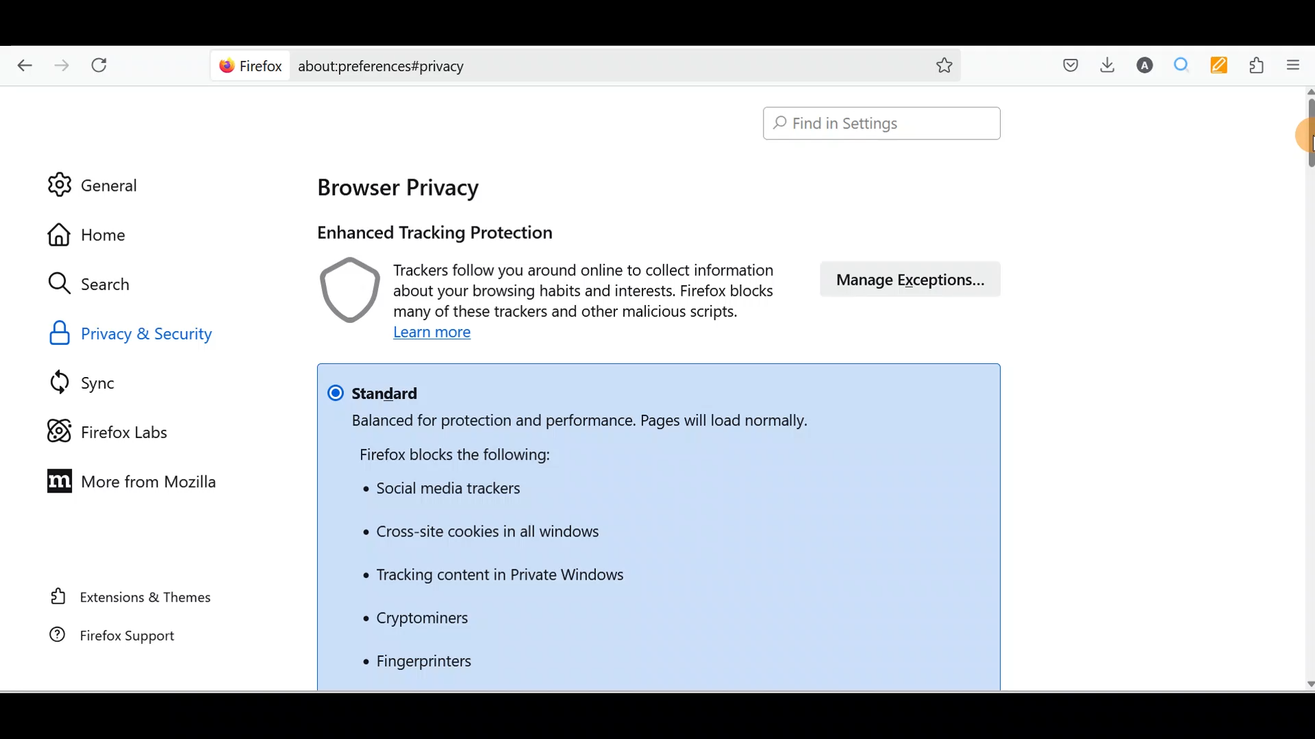 This screenshot has width=1315, height=739. Describe the element at coordinates (136, 635) in the screenshot. I see `Firefox support` at that location.